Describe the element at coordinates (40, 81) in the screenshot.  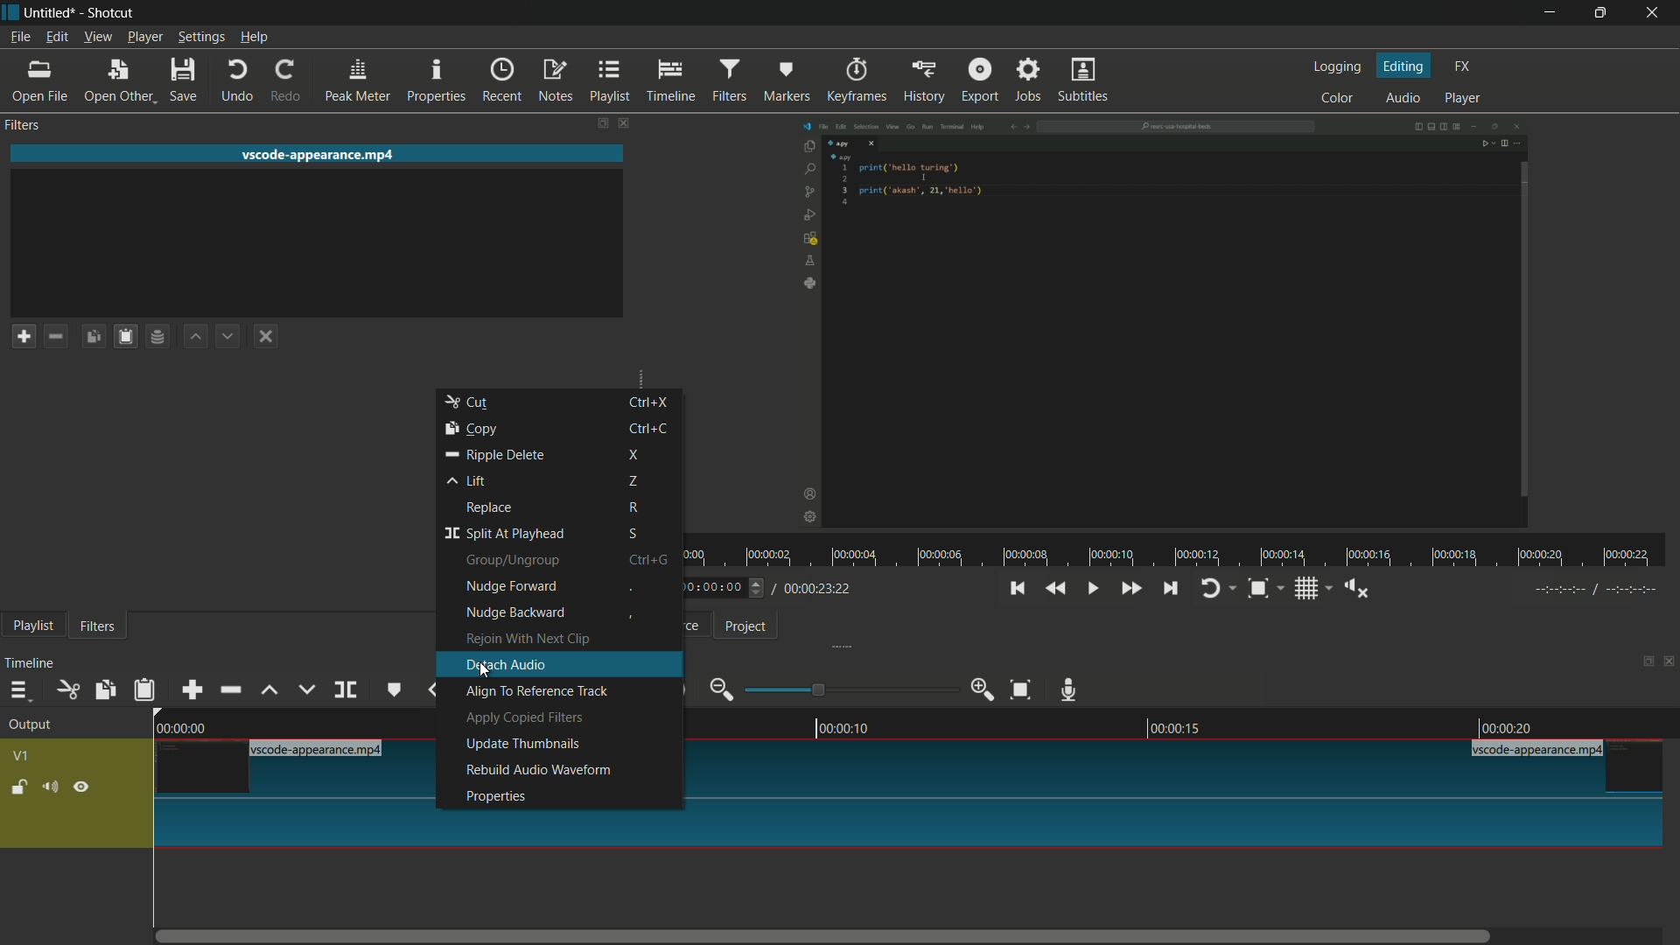
I see `open file` at that location.